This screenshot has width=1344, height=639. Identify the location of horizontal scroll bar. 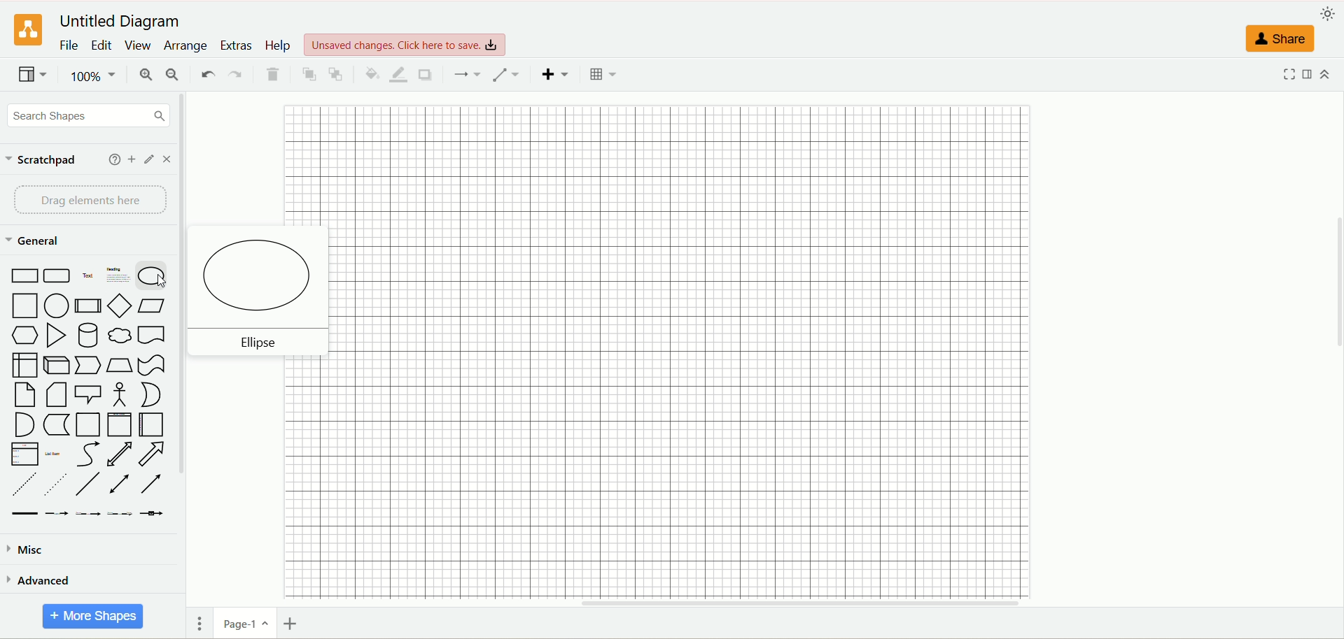
(771, 603).